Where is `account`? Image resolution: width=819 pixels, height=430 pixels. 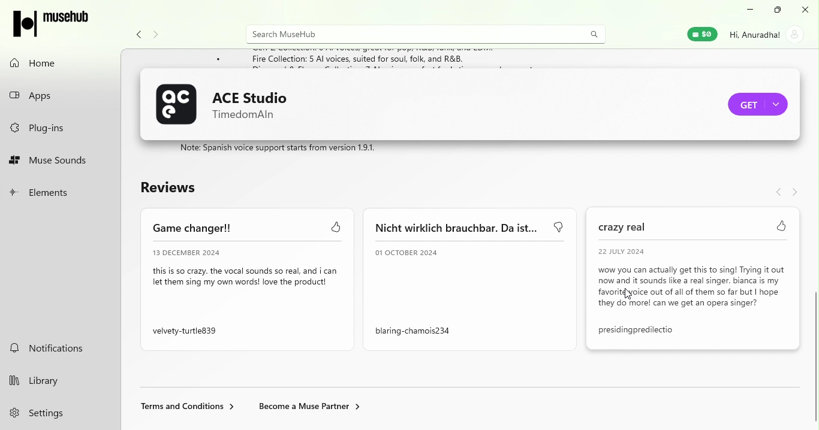
account is located at coordinates (768, 38).